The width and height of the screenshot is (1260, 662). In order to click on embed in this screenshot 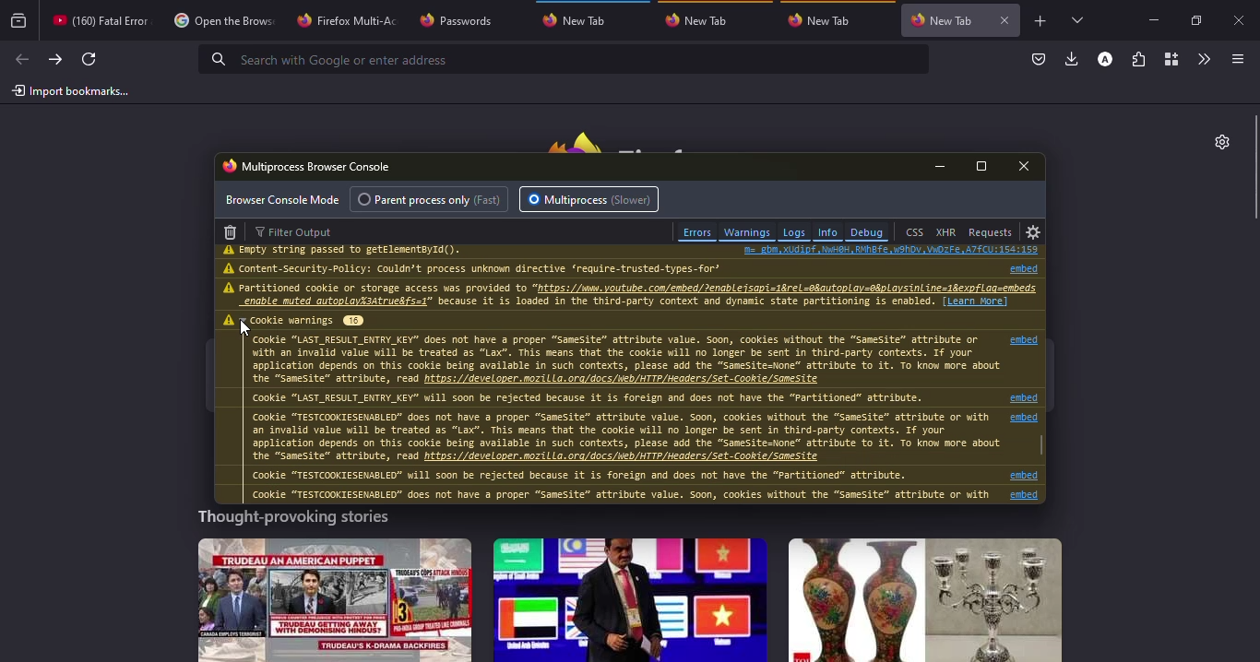, I will do `click(1026, 419)`.